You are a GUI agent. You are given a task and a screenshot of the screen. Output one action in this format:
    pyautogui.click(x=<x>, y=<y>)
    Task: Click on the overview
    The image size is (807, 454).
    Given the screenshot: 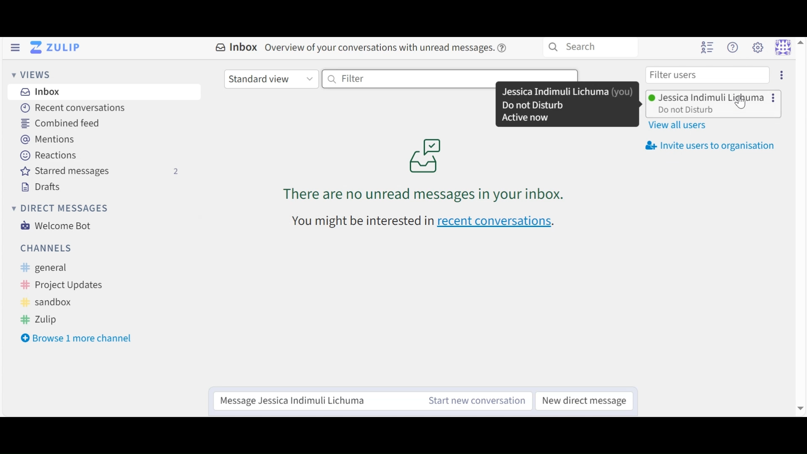 What is the action you would take?
    pyautogui.click(x=391, y=49)
    